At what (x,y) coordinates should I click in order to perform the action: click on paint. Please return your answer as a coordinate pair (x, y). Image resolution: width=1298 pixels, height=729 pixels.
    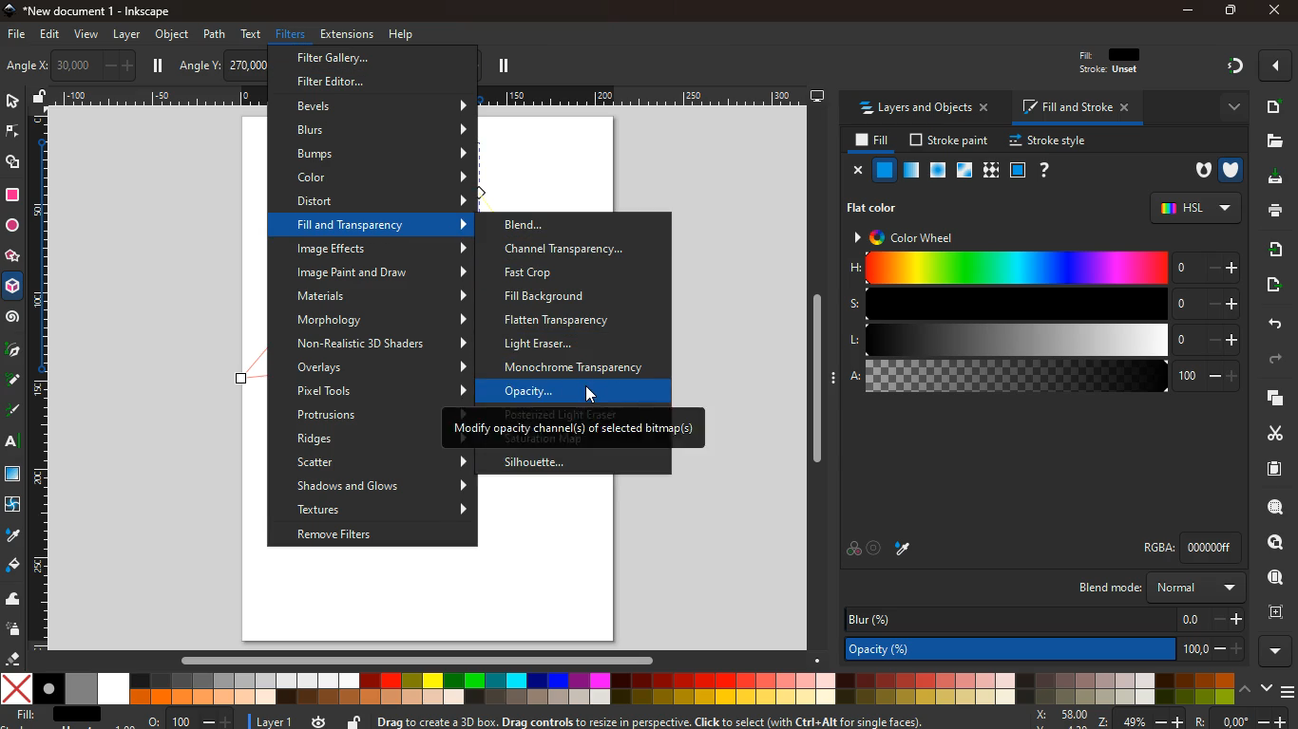
    Looking at the image, I should click on (12, 567).